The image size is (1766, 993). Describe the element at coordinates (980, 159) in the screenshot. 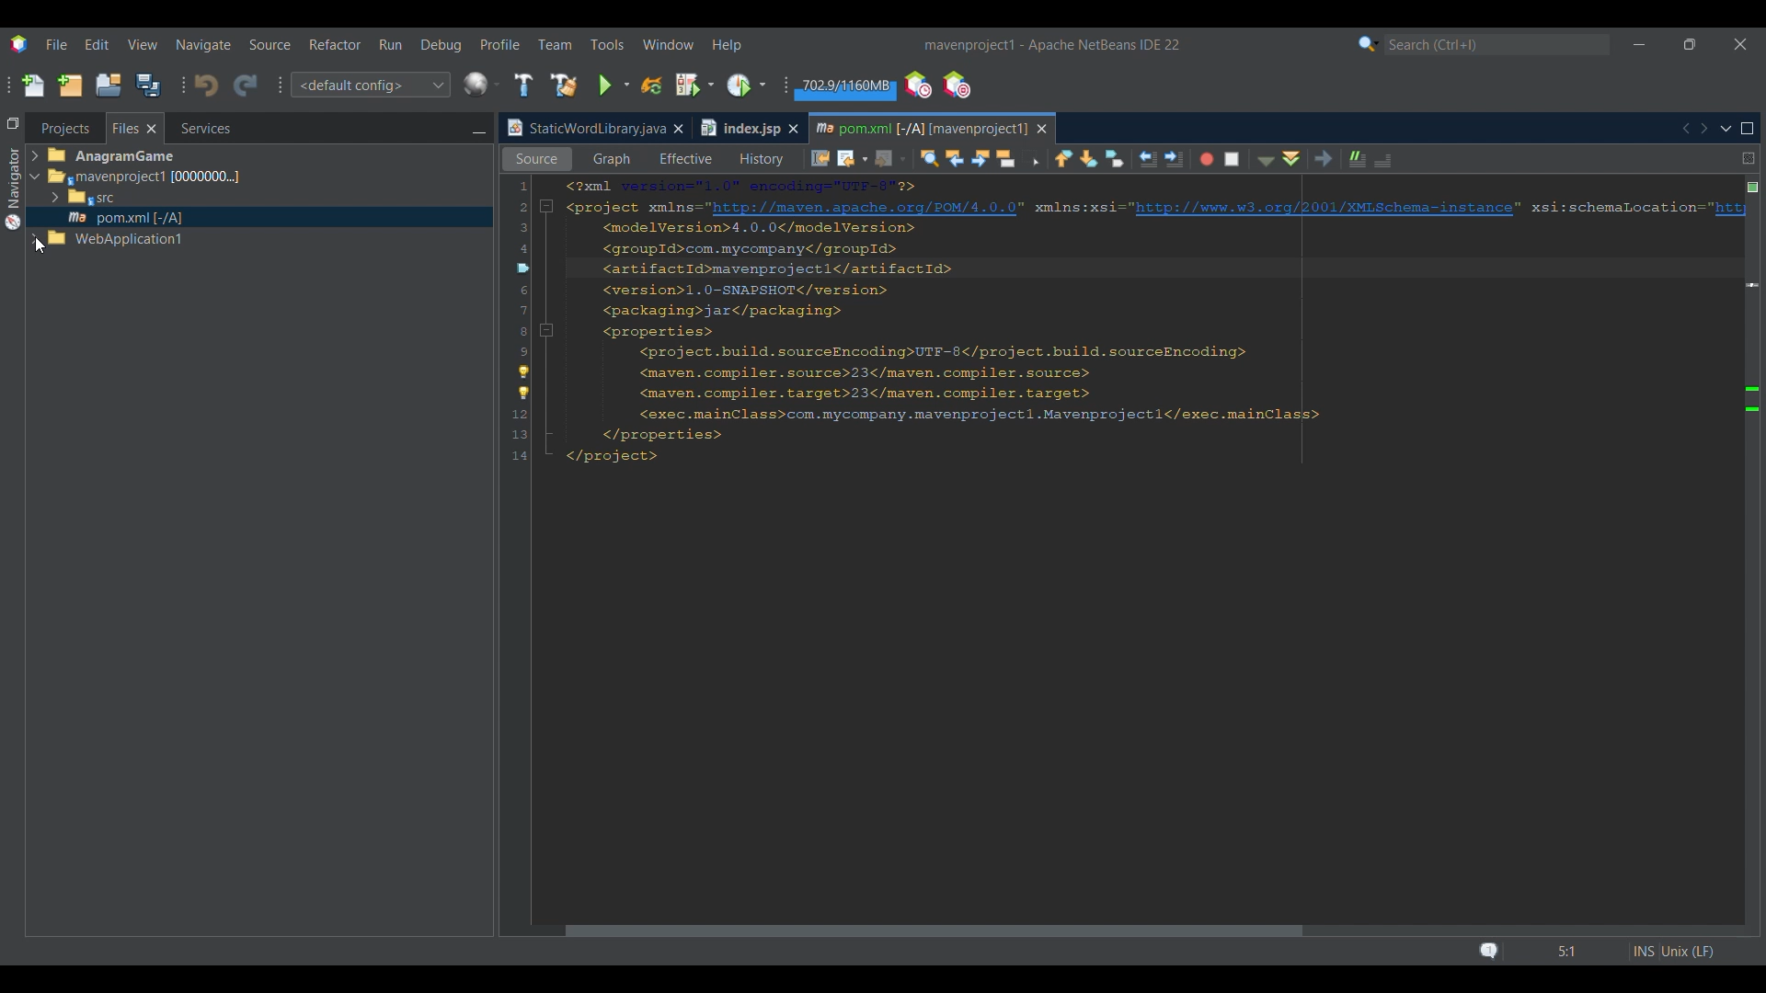

I see `Find next occurrence ` at that location.